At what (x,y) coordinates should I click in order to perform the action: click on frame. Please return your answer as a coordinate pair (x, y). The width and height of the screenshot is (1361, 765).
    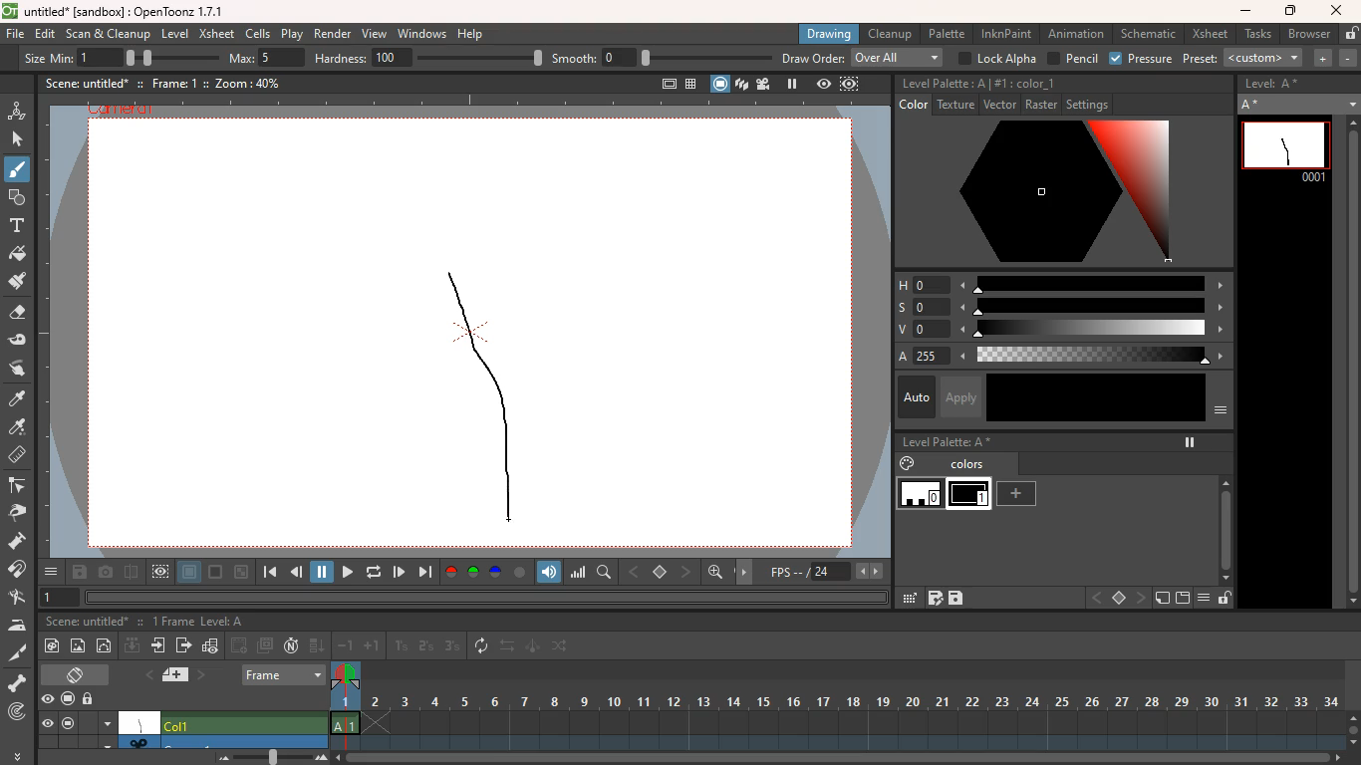
    Looking at the image, I should click on (849, 86).